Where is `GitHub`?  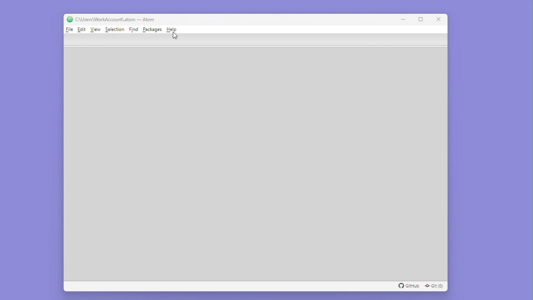 GitHub is located at coordinates (411, 286).